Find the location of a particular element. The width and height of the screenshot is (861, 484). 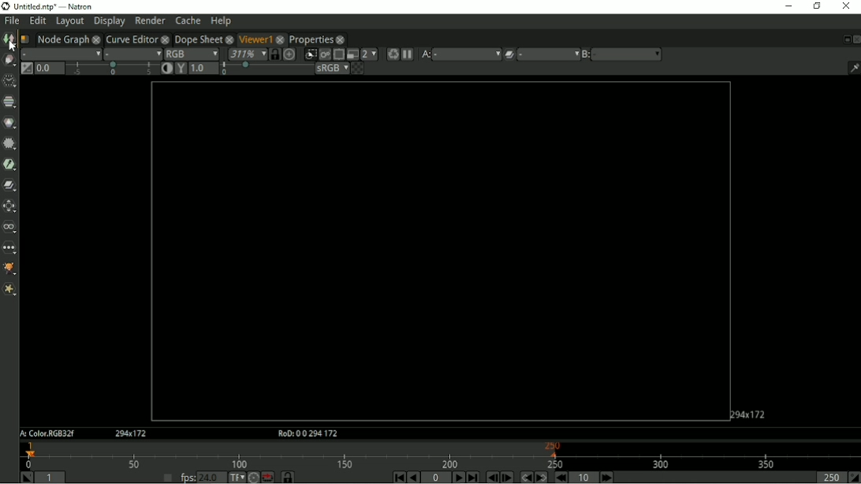

Viewer gamma correction is located at coordinates (181, 68).